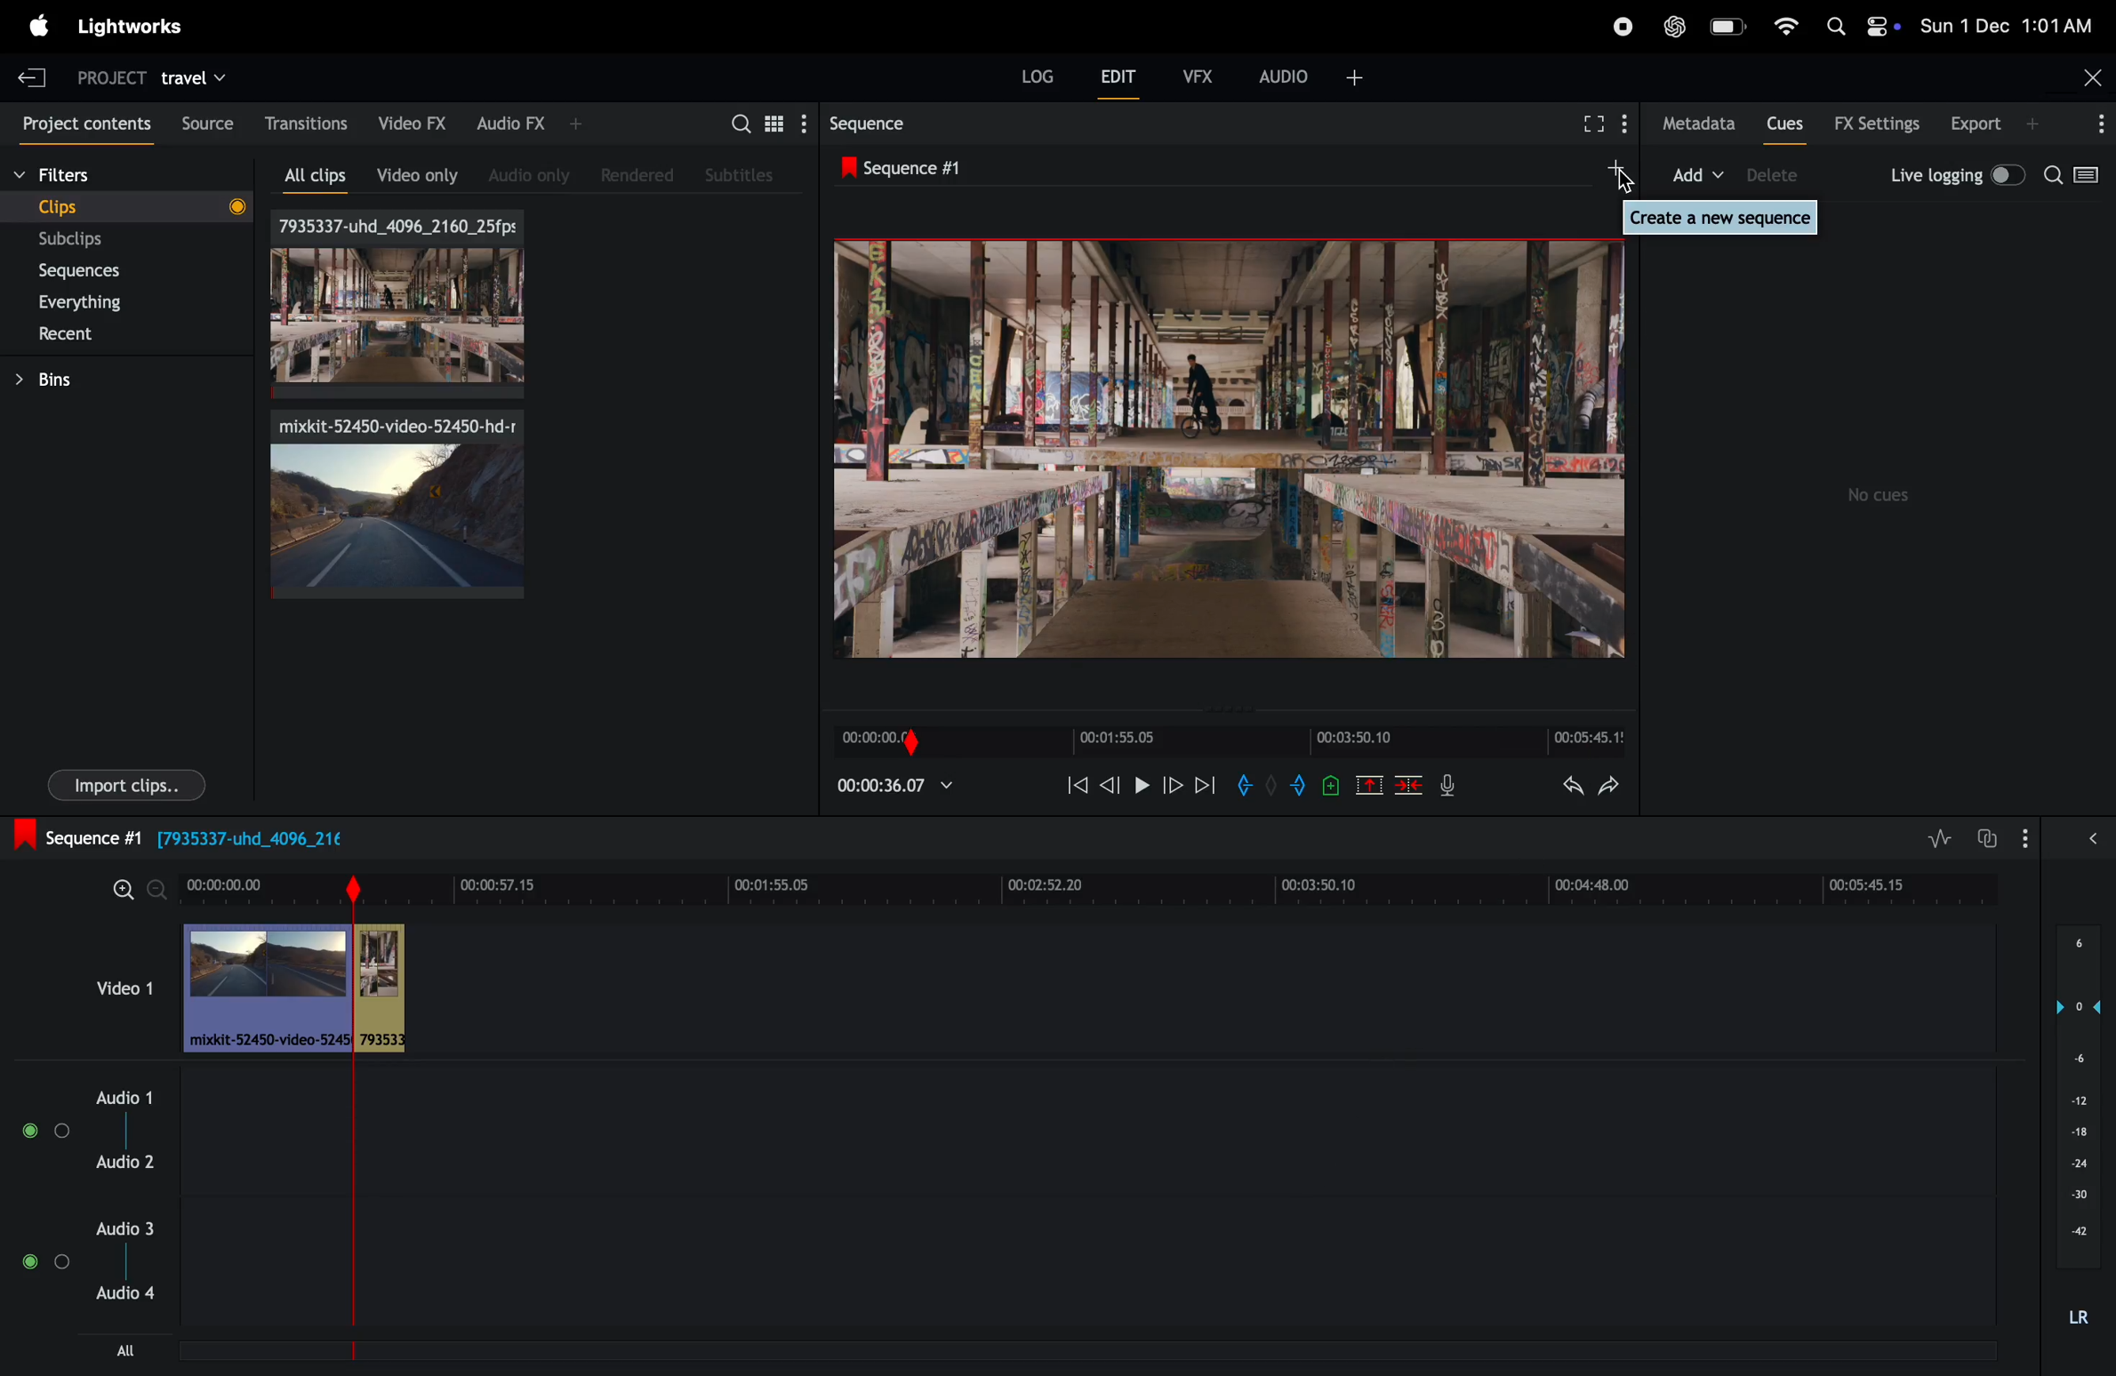 The height and width of the screenshot is (1376, 2116). I want to click on forward, so click(1171, 783).